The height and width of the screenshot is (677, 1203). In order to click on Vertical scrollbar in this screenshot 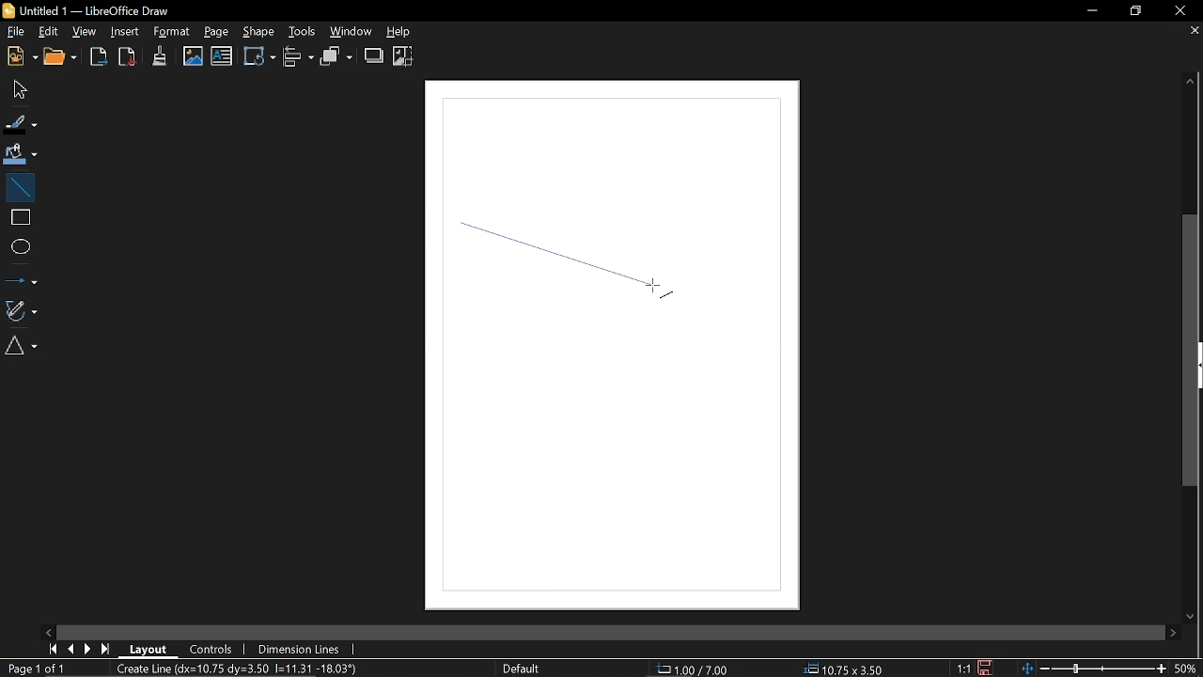, I will do `click(1194, 350)`.